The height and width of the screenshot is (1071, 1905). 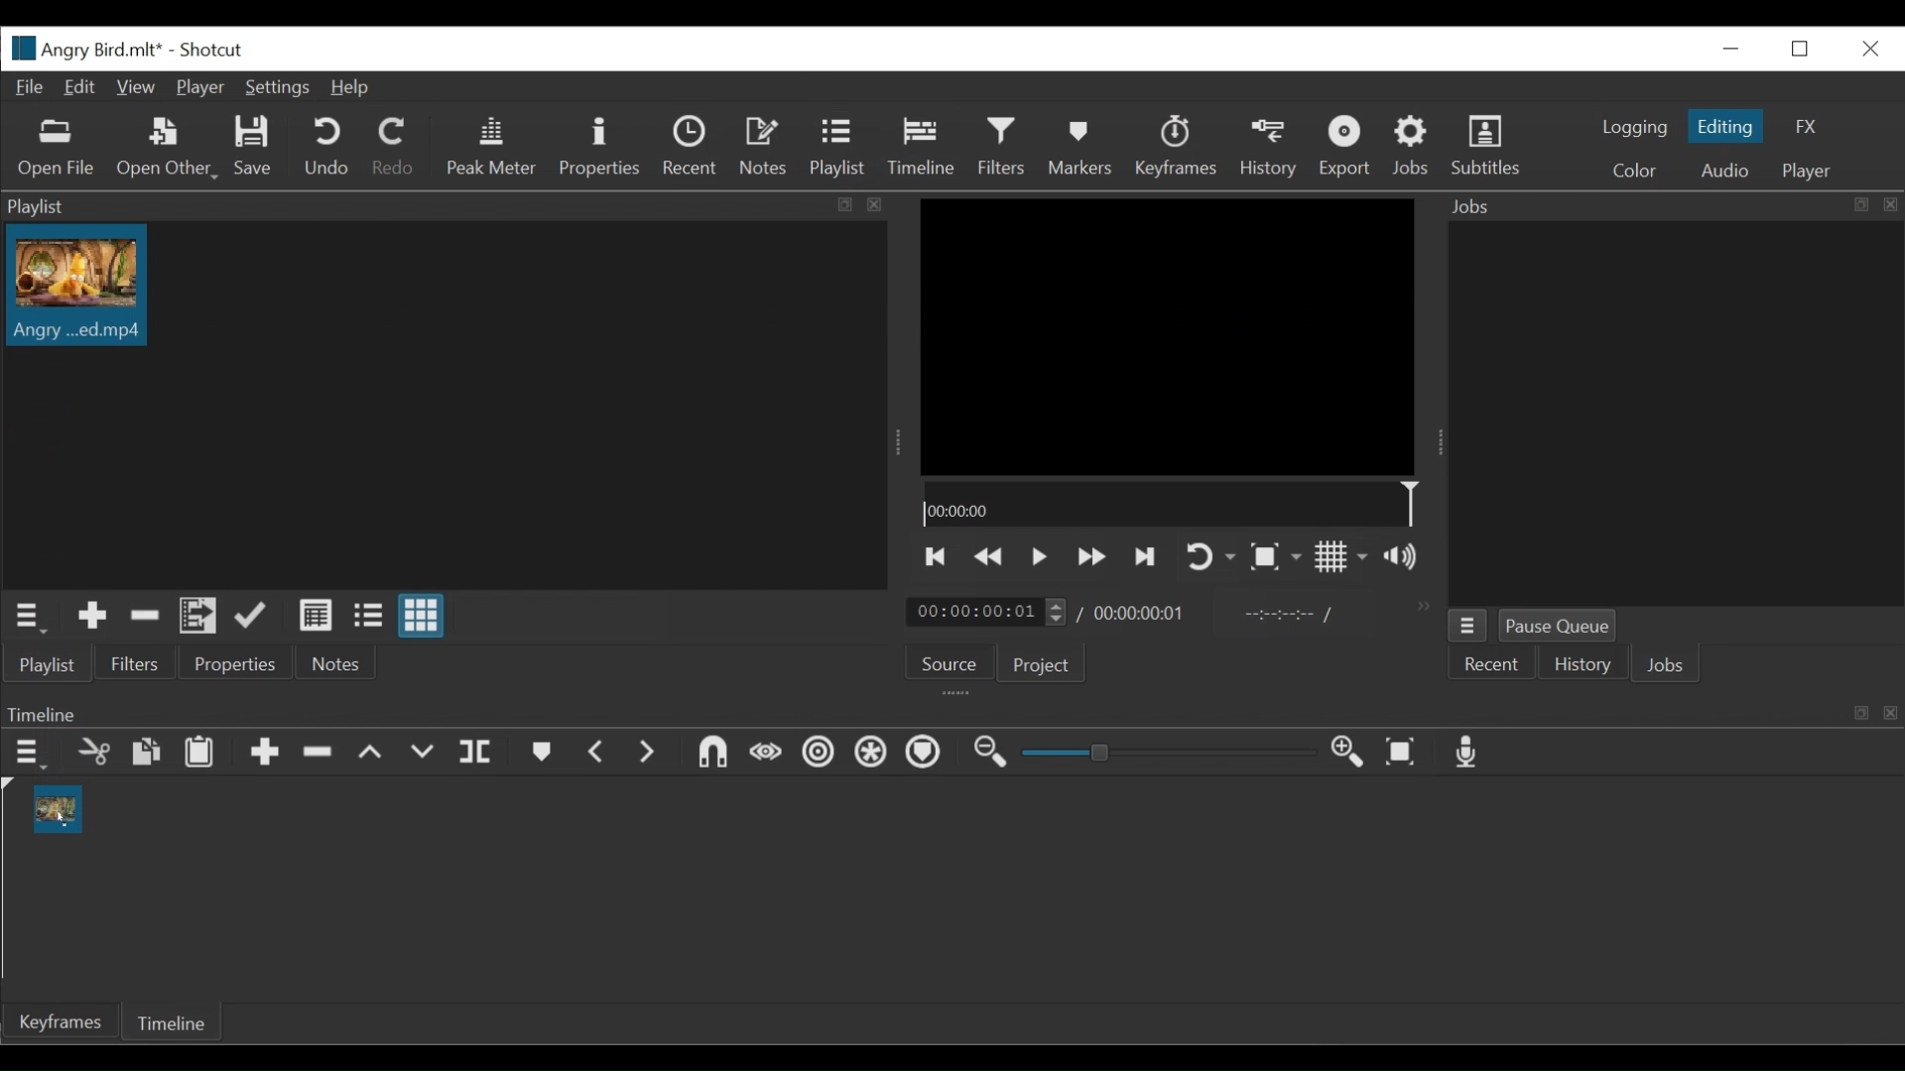 I want to click on Save, so click(x=254, y=147).